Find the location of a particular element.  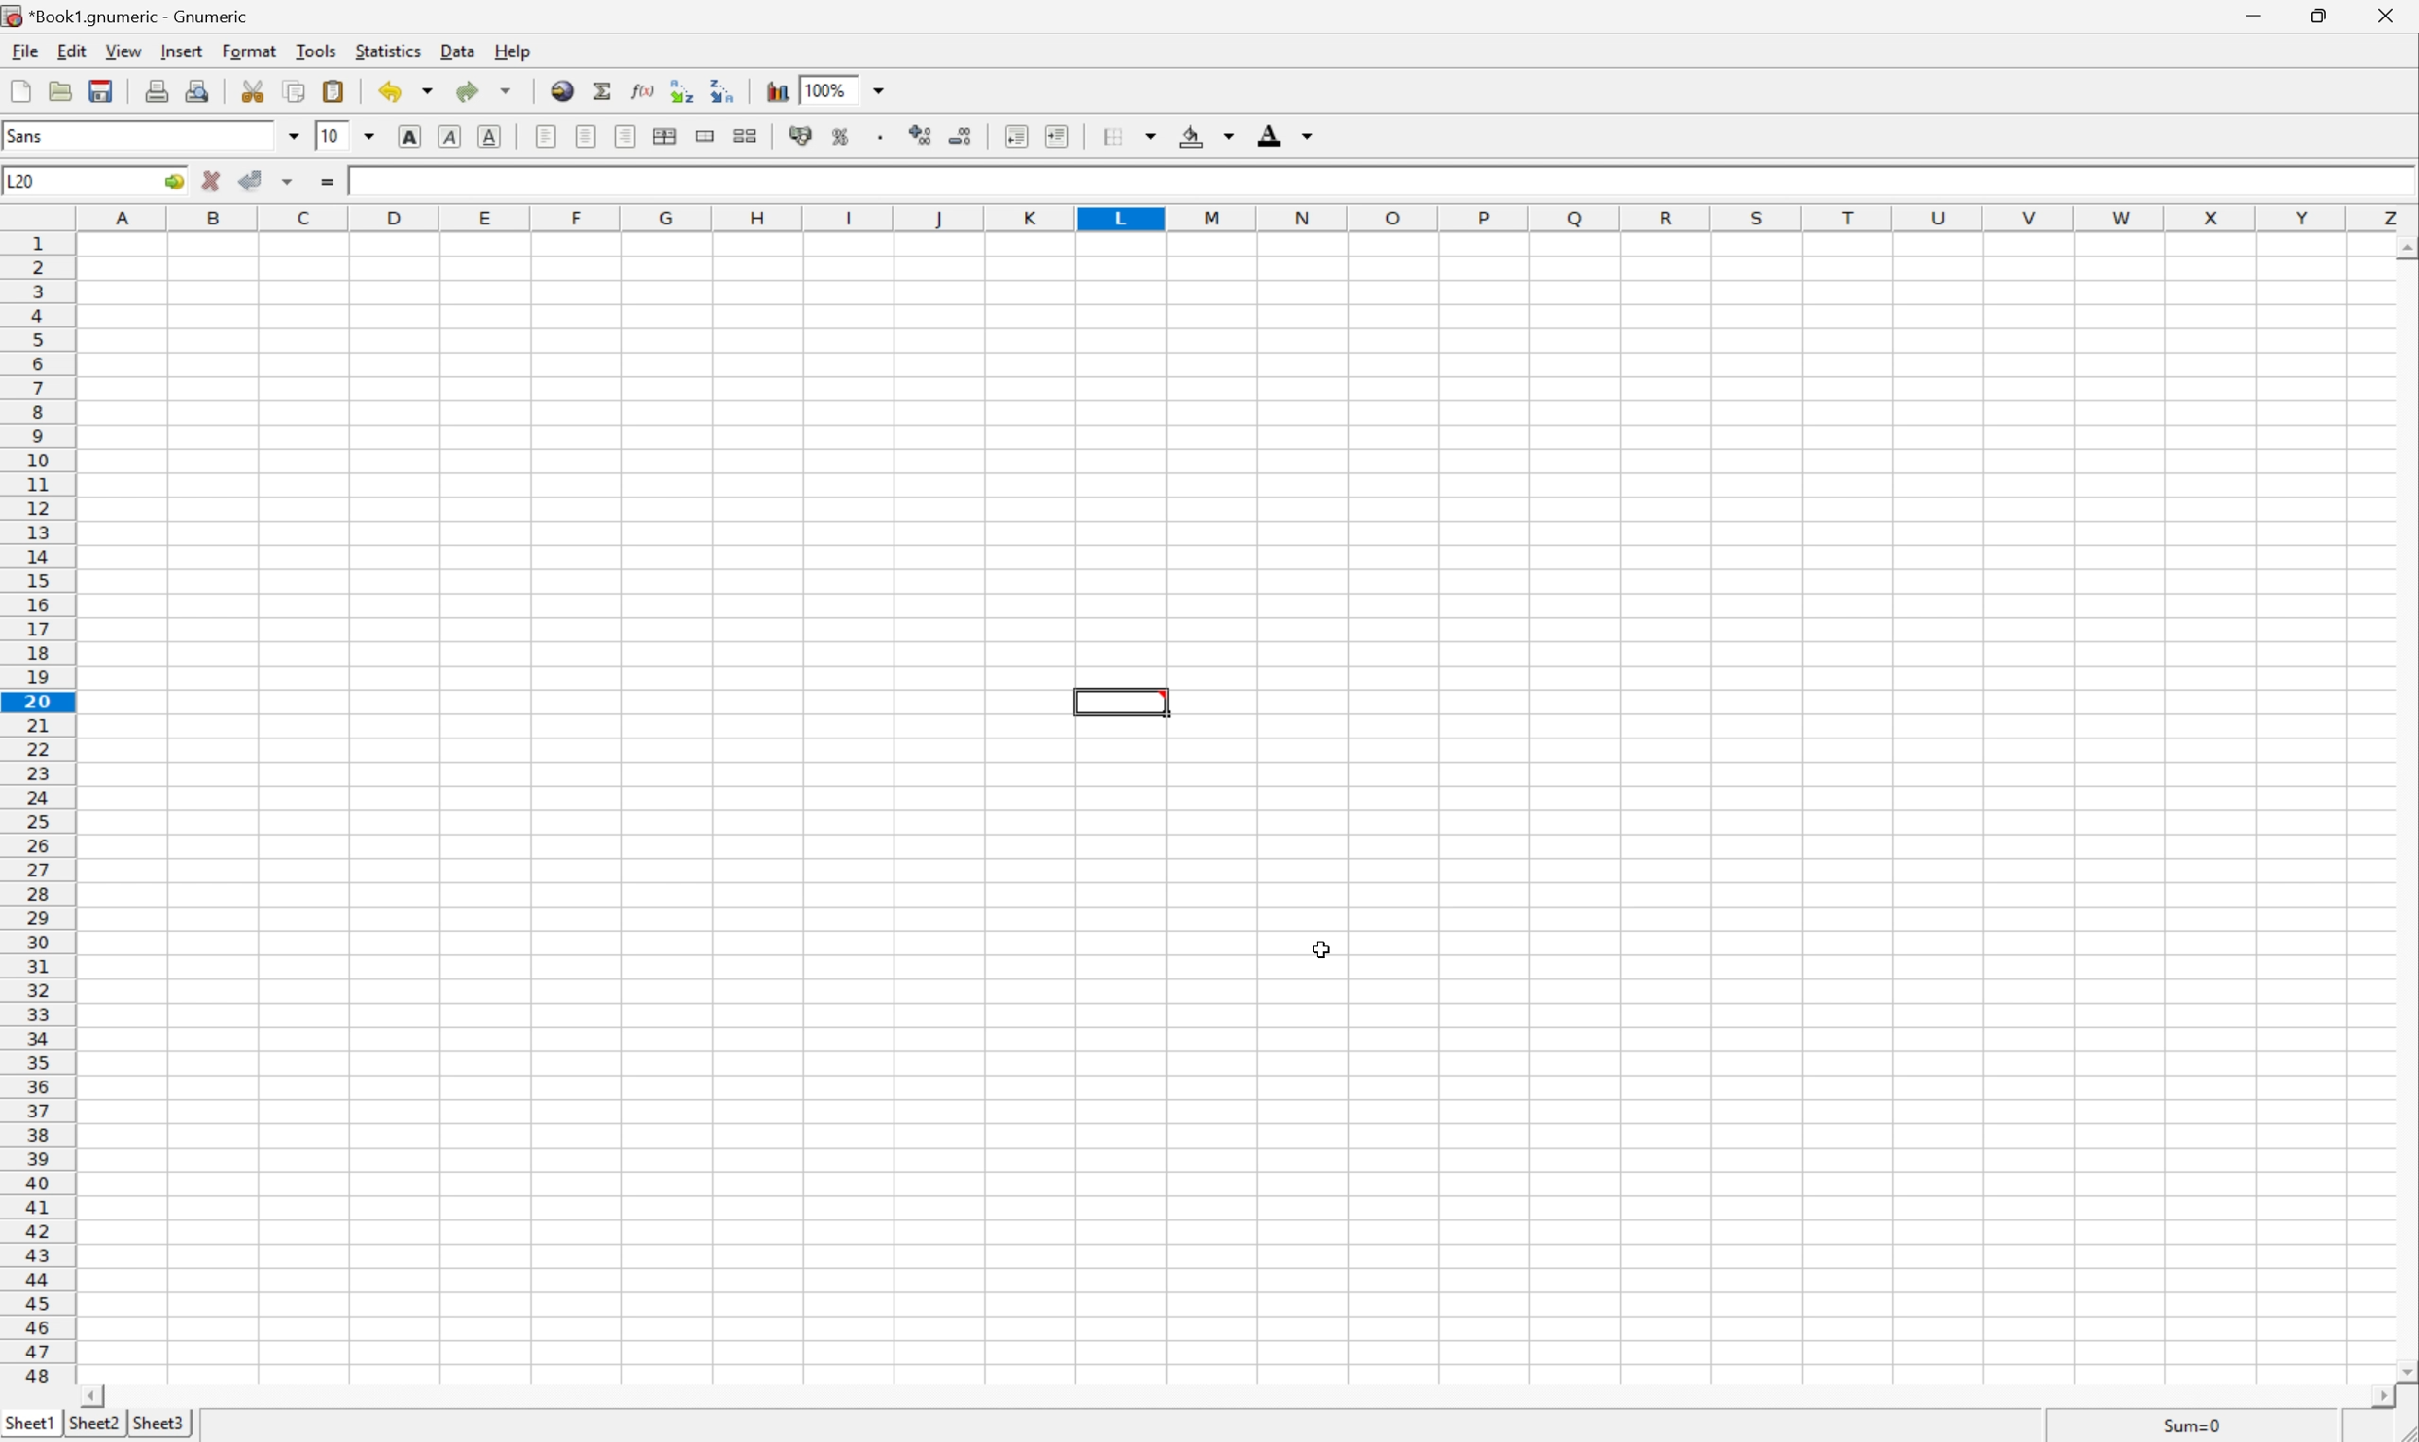

10 is located at coordinates (333, 138).